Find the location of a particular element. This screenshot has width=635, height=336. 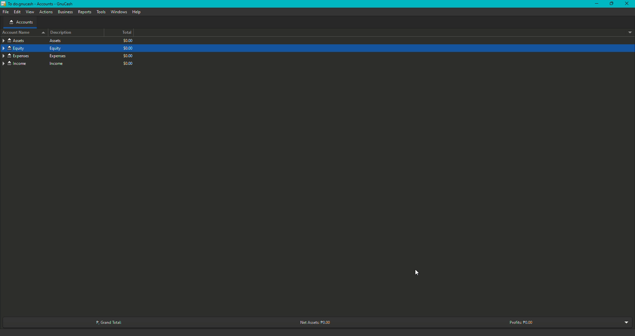

Profits is located at coordinates (523, 322).